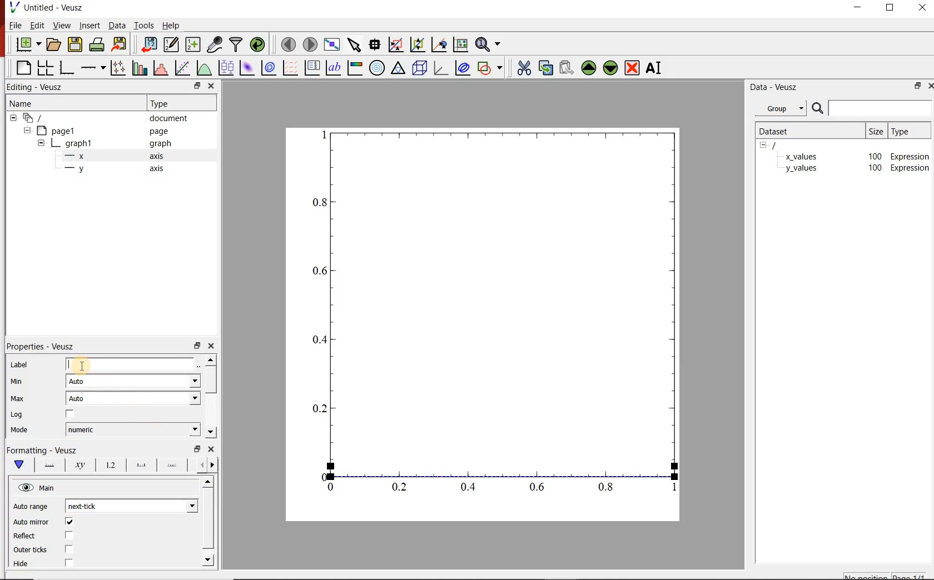 The image size is (934, 580). Describe the element at coordinates (62, 25) in the screenshot. I see `view` at that location.